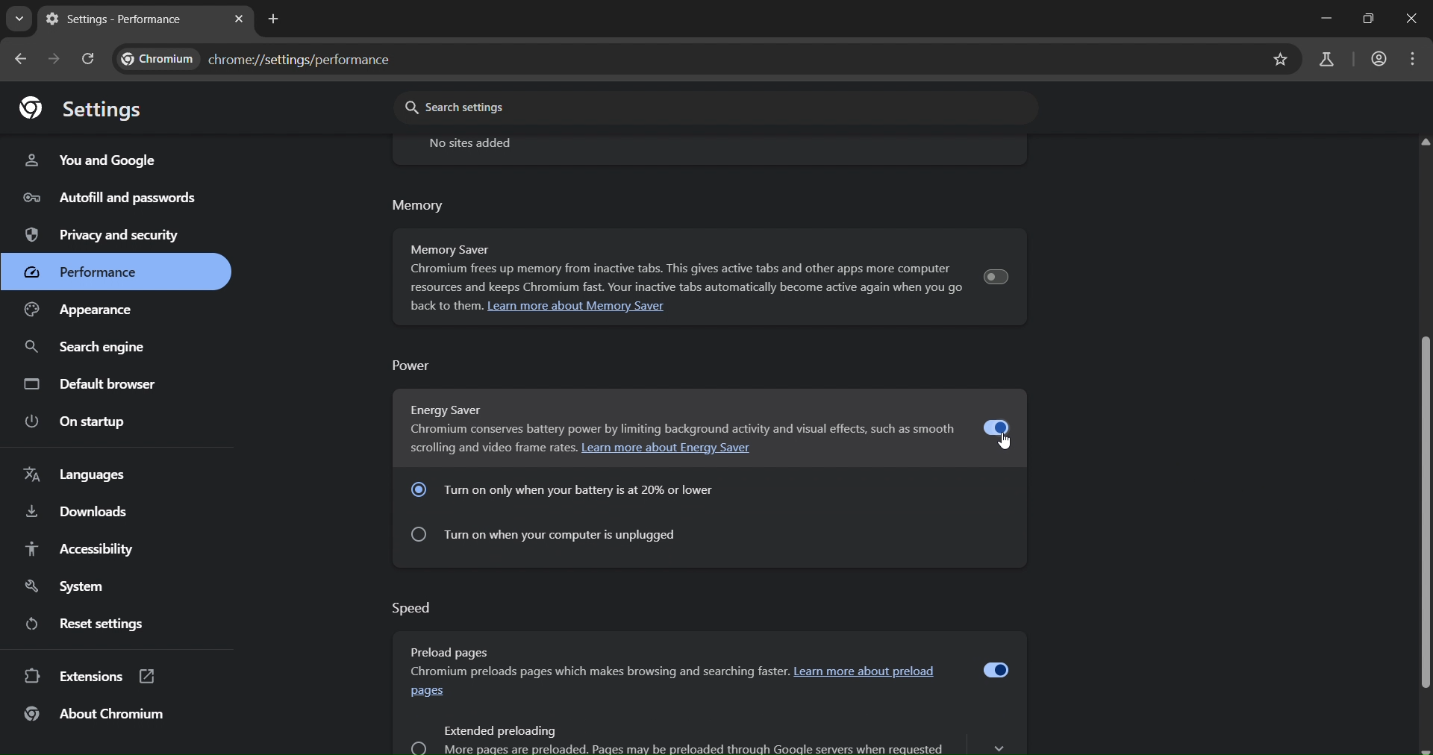 The width and height of the screenshot is (1433, 755). What do you see at coordinates (444, 307) in the screenshot?
I see `back to them` at bounding box center [444, 307].